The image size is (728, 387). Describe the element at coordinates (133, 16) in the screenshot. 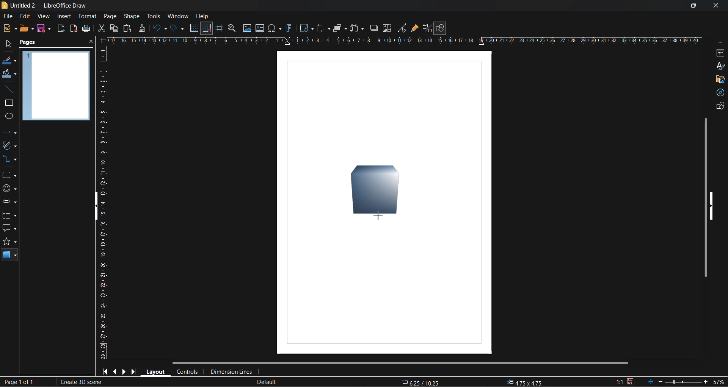

I see `shape` at that location.